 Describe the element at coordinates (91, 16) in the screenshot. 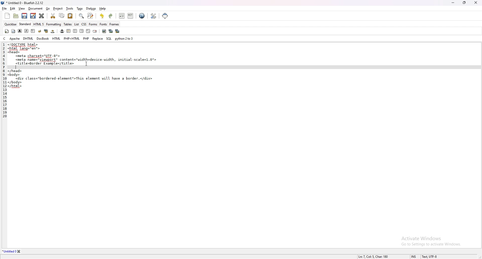

I see `advanced find and replace` at that location.